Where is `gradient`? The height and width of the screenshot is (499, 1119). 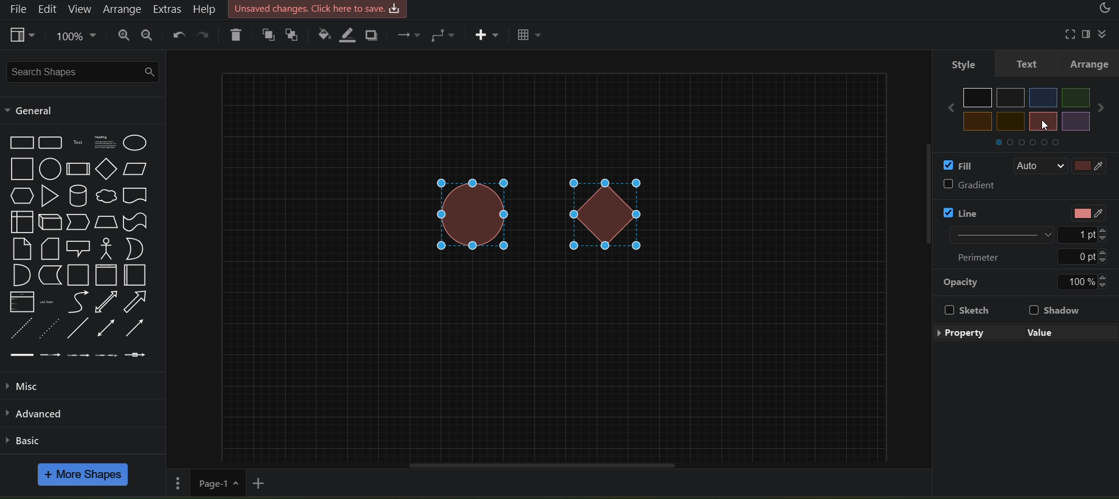 gradient is located at coordinates (1022, 188).